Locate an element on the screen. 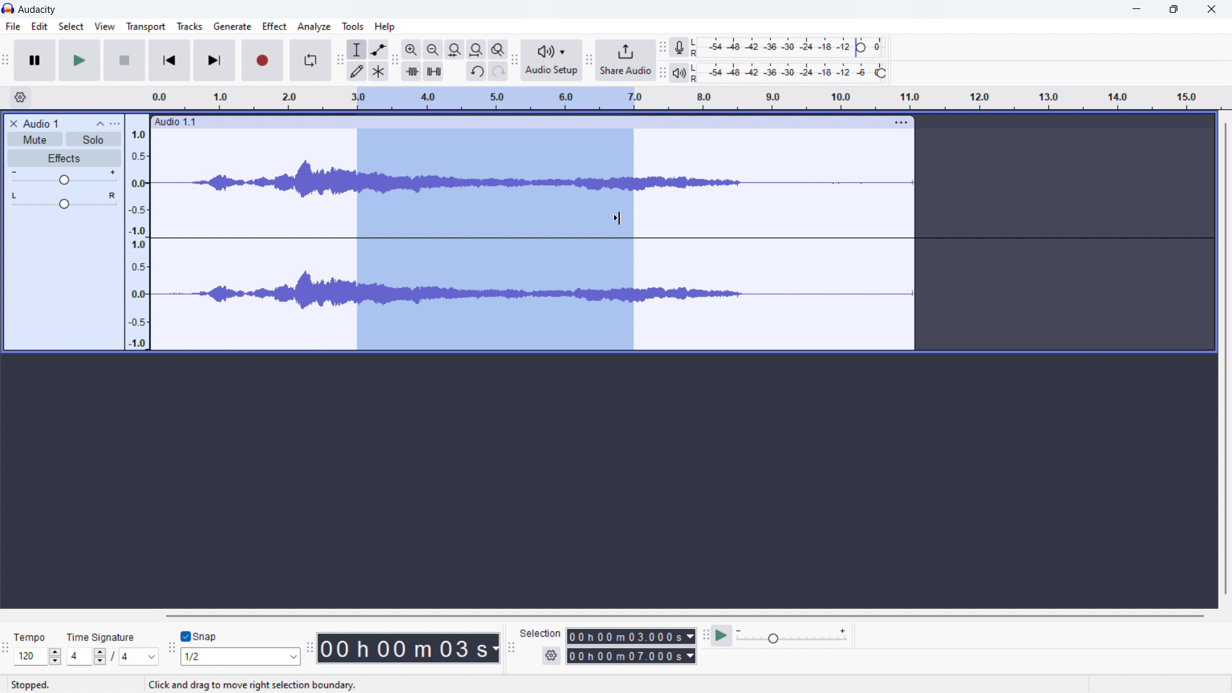 The height and width of the screenshot is (693, 1232). multi tool is located at coordinates (379, 71).